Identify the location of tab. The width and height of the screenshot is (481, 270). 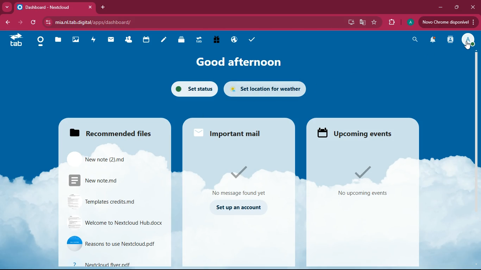
(198, 41).